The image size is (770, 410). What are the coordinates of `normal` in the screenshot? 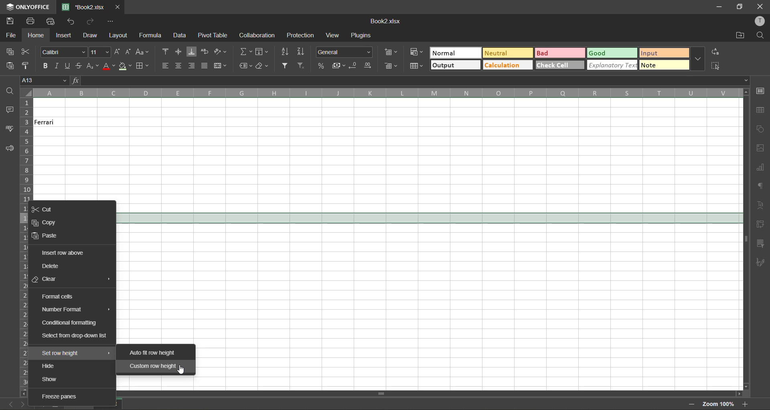 It's located at (456, 53).